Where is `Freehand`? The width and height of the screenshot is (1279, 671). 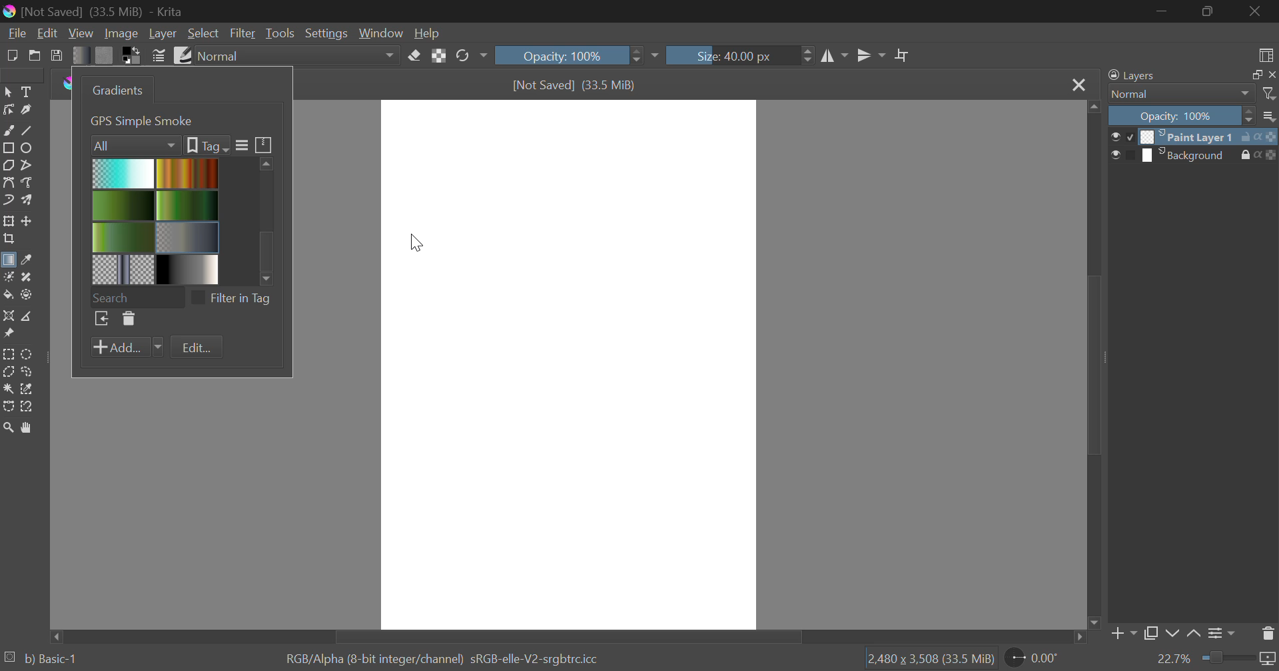 Freehand is located at coordinates (8, 129).